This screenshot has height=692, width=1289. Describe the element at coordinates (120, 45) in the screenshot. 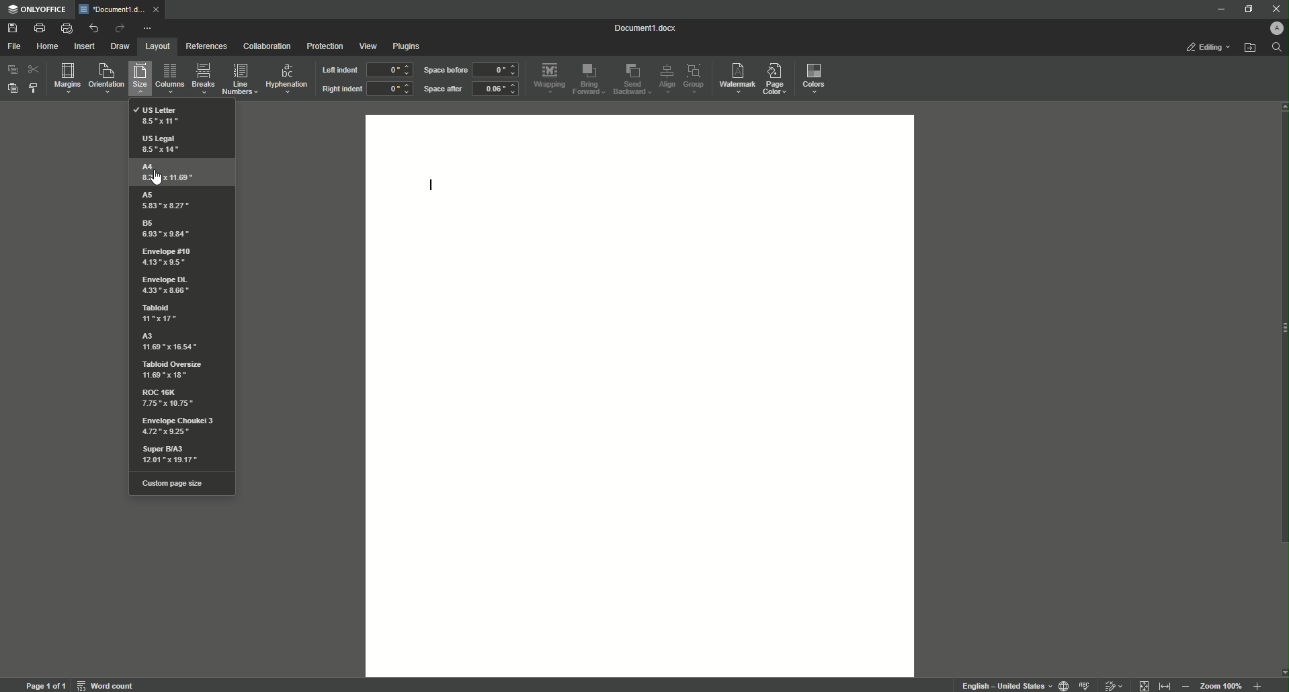

I see `Draw` at that location.